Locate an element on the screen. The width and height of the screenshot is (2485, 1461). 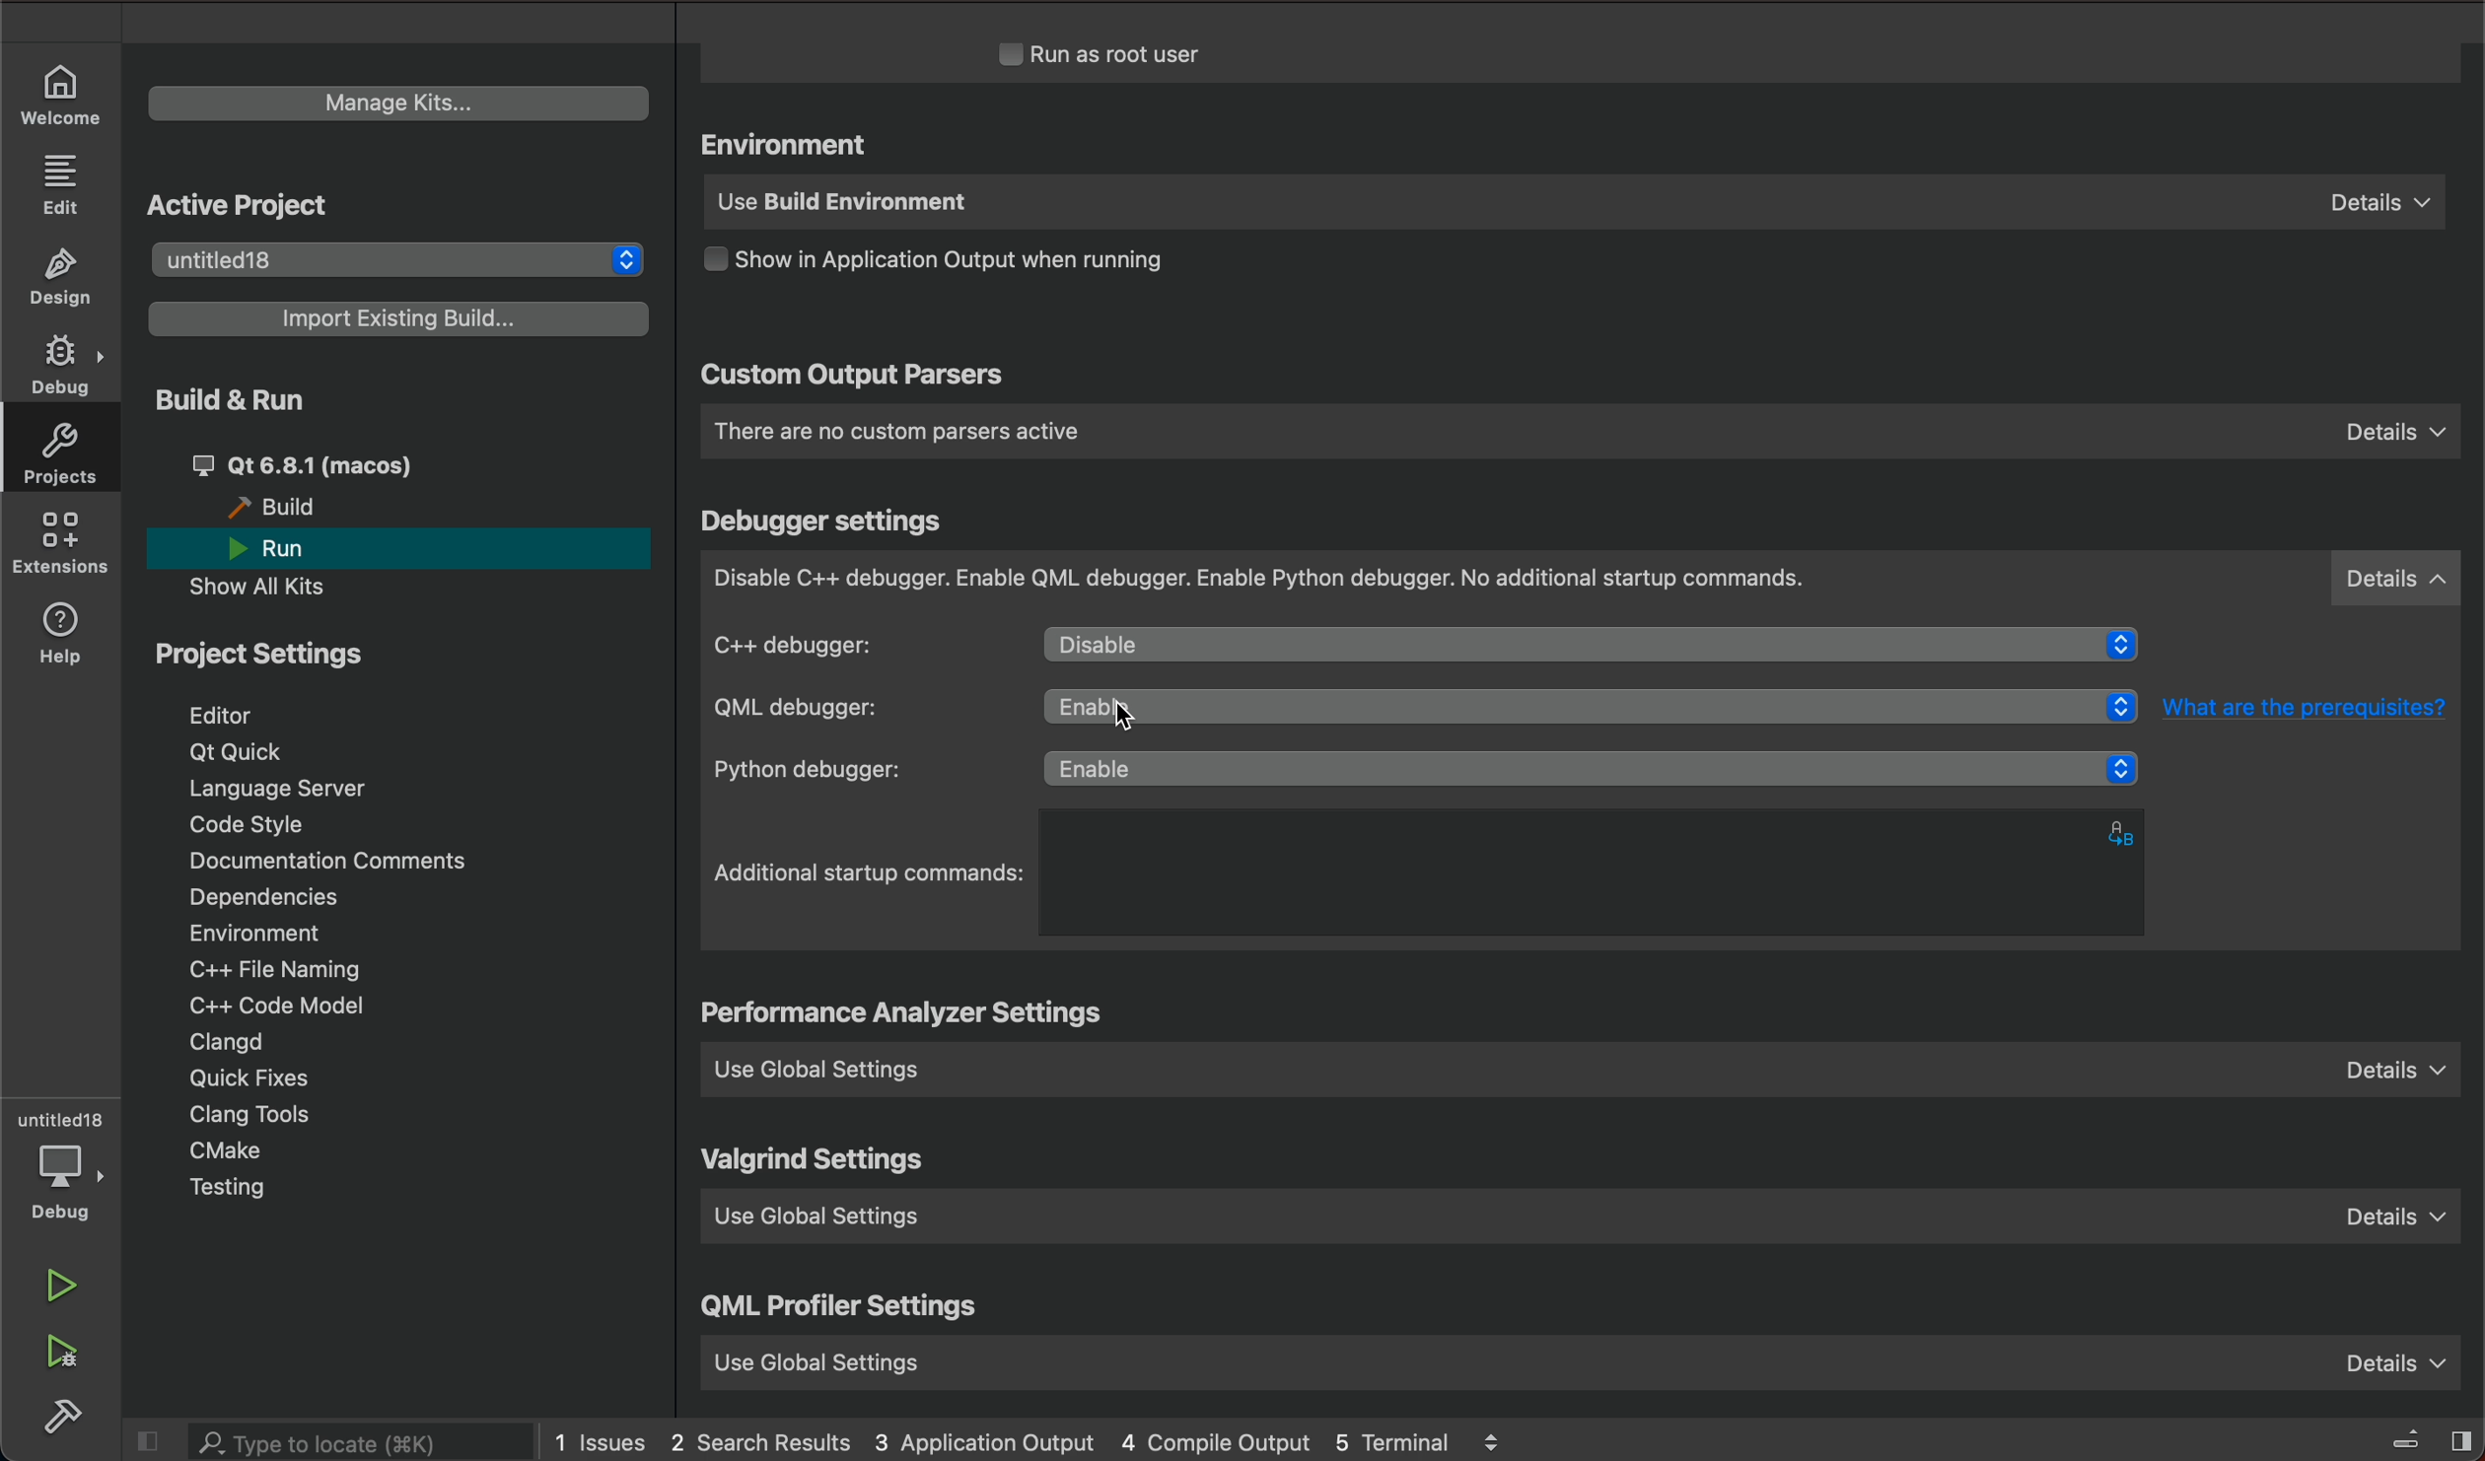
use build  is located at coordinates (1569, 205).